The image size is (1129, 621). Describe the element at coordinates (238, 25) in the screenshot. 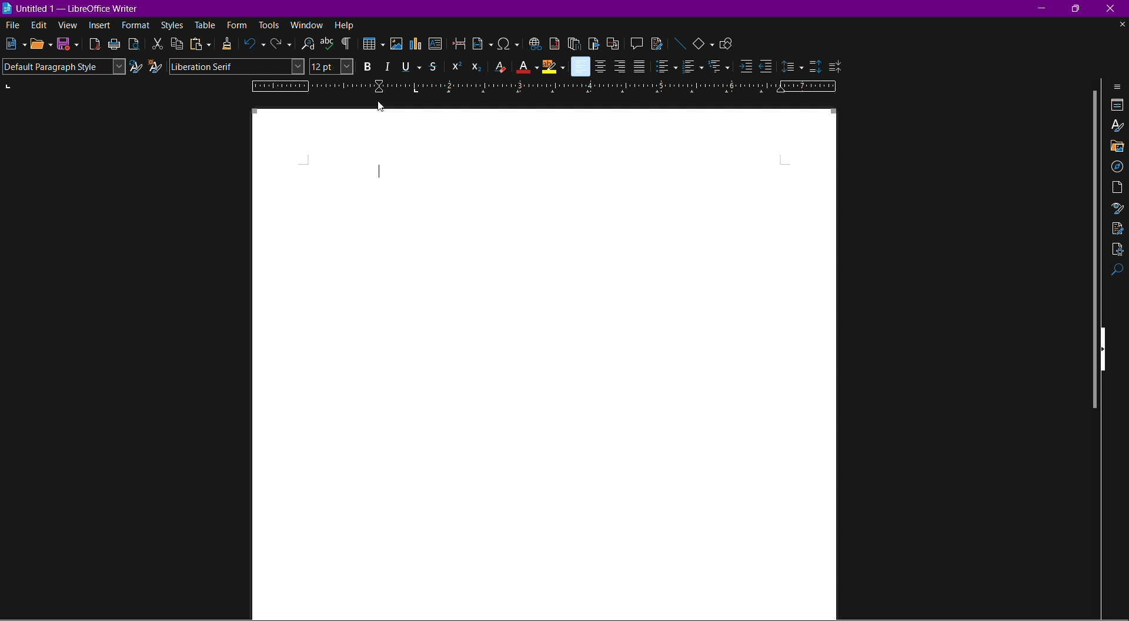

I see `form` at that location.